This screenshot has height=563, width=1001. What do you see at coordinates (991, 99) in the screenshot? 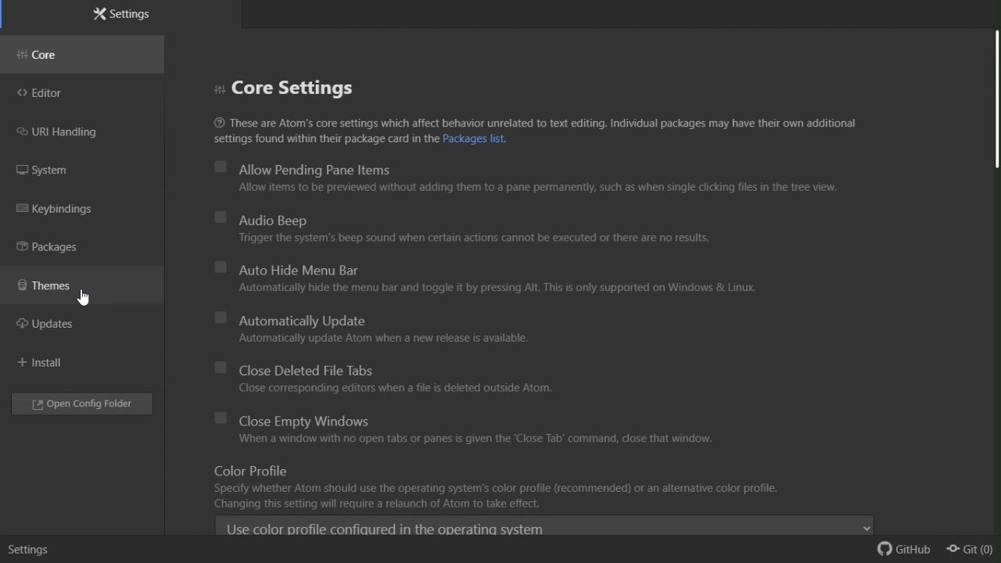
I see `scroll bar` at bounding box center [991, 99].